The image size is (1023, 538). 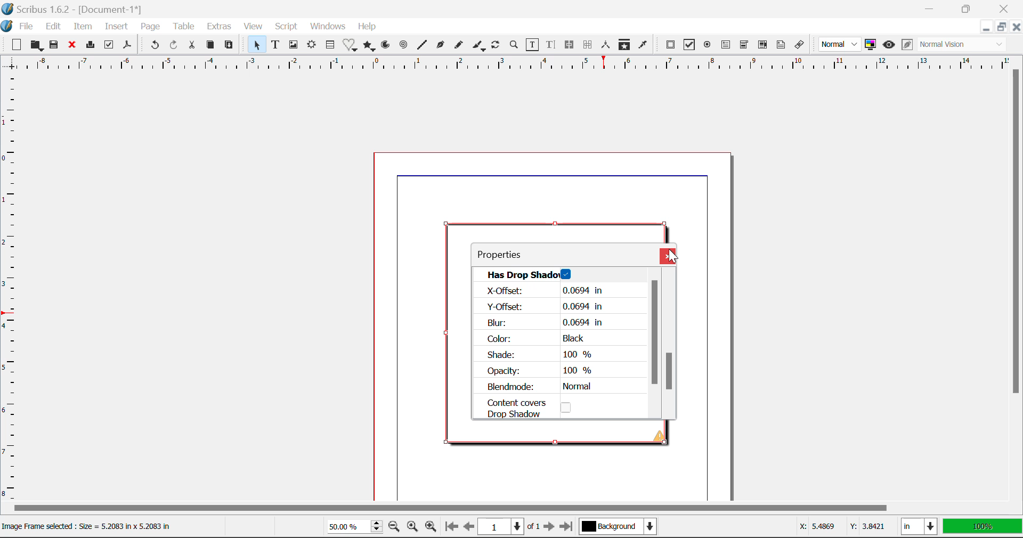 I want to click on Page, so click(x=150, y=28).